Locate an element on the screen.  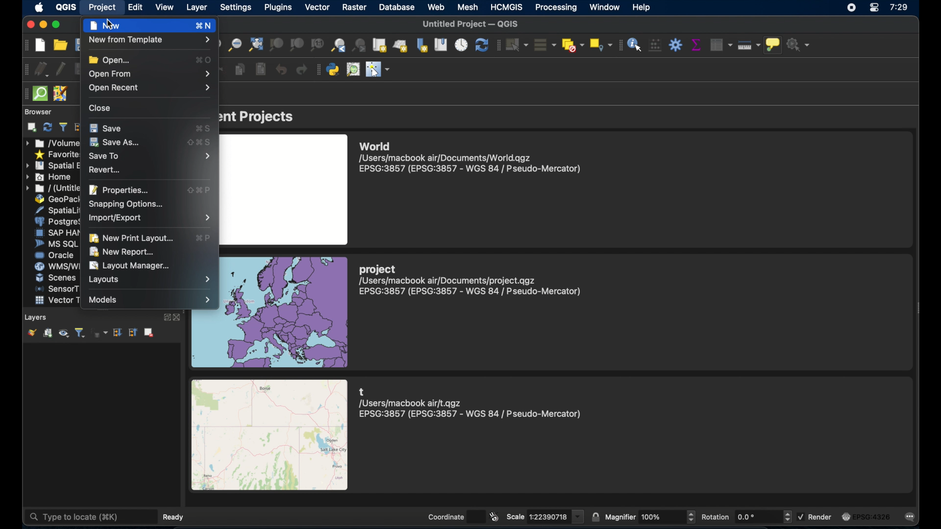
current edits is located at coordinates (43, 70).